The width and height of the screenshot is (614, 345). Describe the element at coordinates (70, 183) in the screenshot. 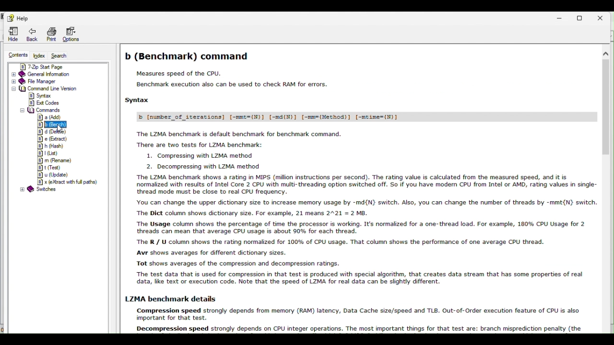

I see `x` at that location.